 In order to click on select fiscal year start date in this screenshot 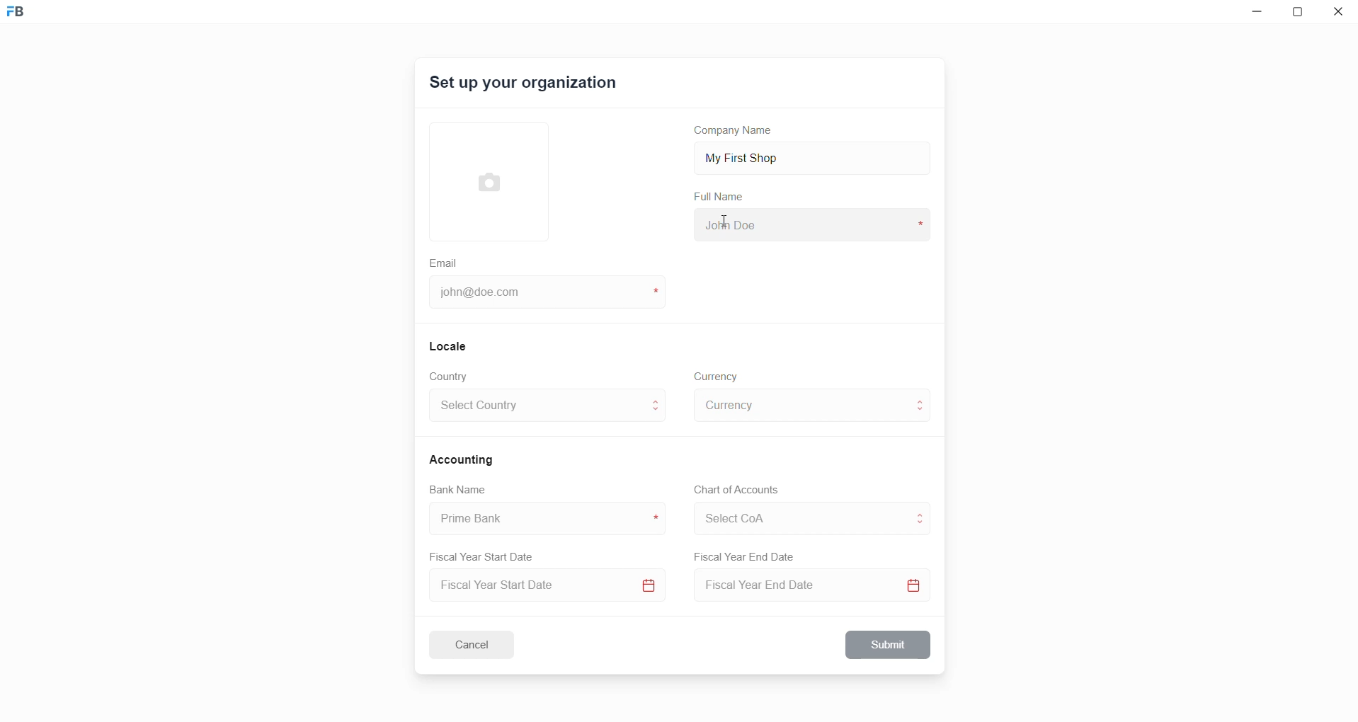, I will do `click(544, 587)`.